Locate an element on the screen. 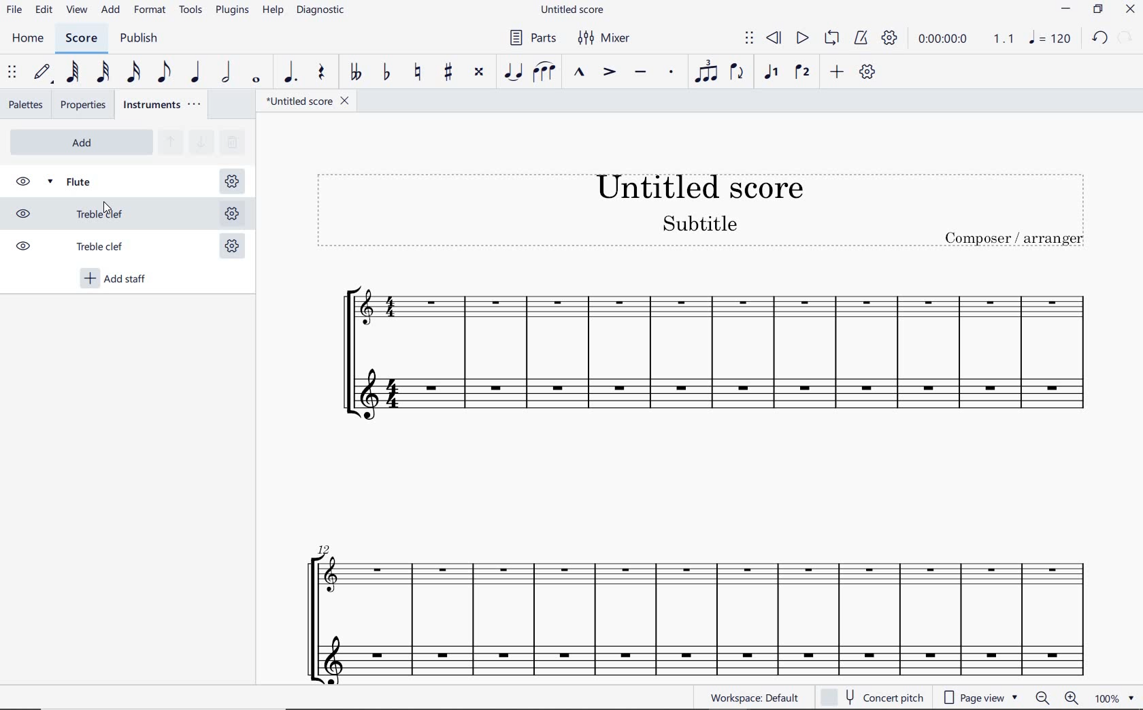 This screenshot has height=710, width=1143. PLAY TIME is located at coordinates (964, 39).